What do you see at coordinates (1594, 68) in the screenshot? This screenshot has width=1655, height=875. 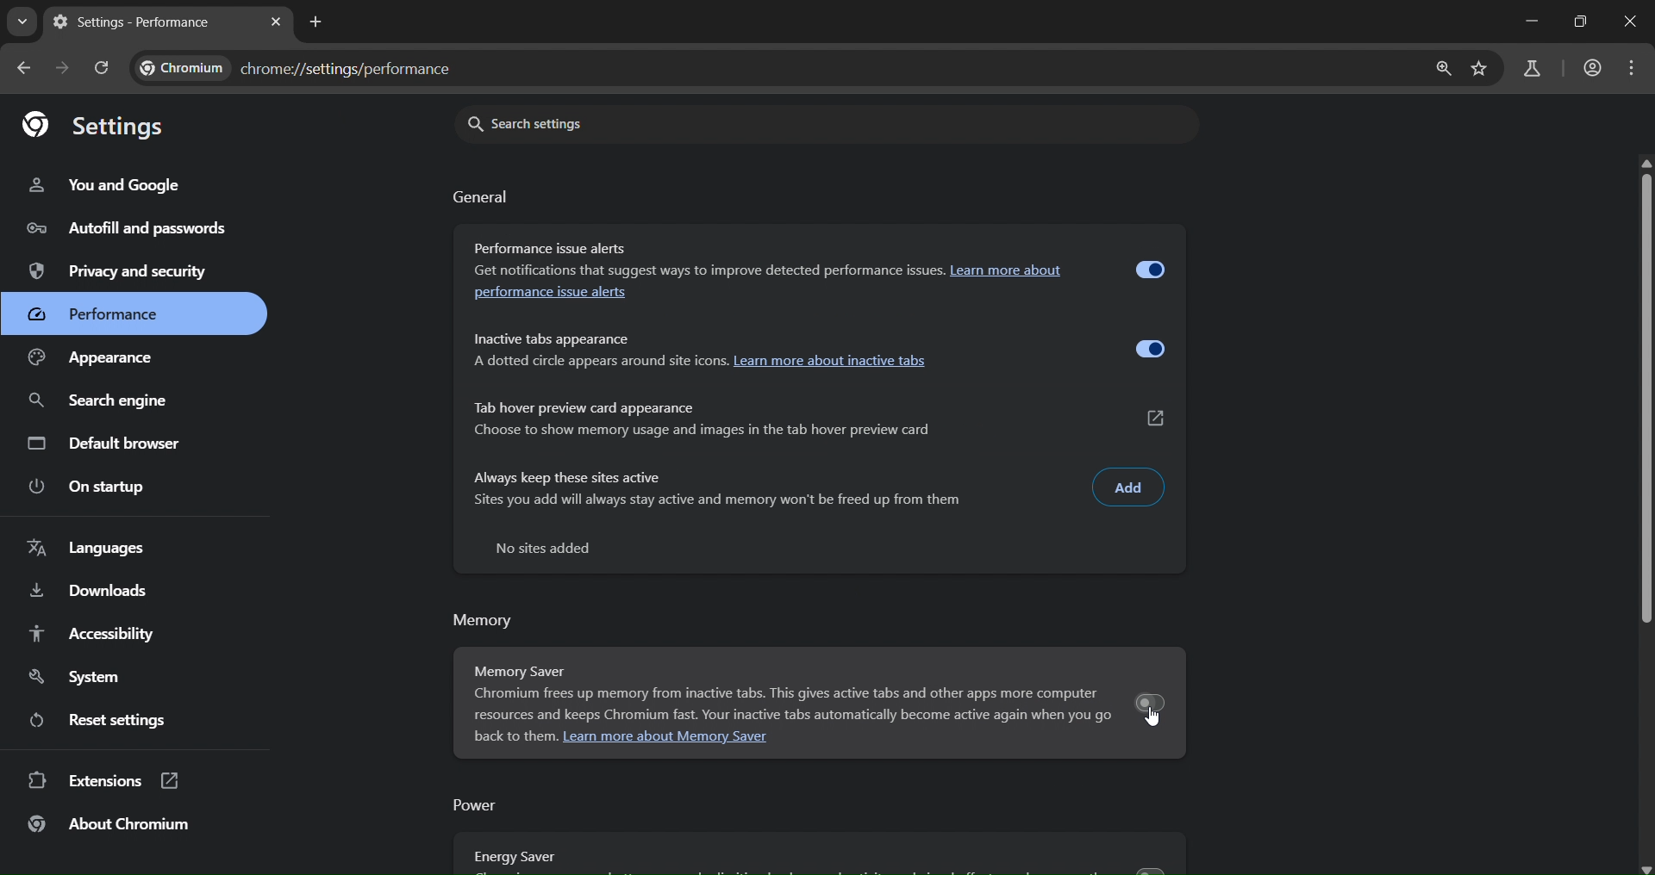 I see `account` at bounding box center [1594, 68].